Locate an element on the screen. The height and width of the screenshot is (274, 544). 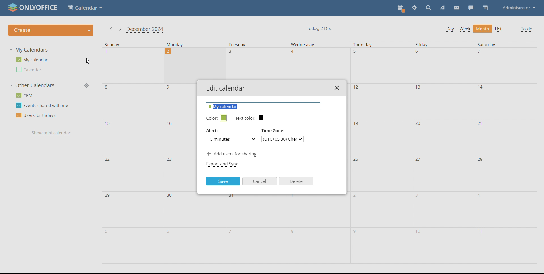
monday is located at coordinates (190, 44).